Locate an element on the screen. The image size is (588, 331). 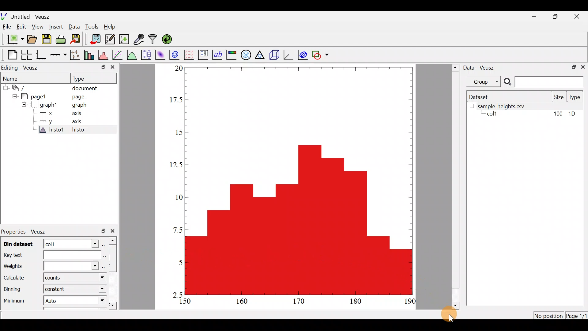
restore down is located at coordinates (101, 68).